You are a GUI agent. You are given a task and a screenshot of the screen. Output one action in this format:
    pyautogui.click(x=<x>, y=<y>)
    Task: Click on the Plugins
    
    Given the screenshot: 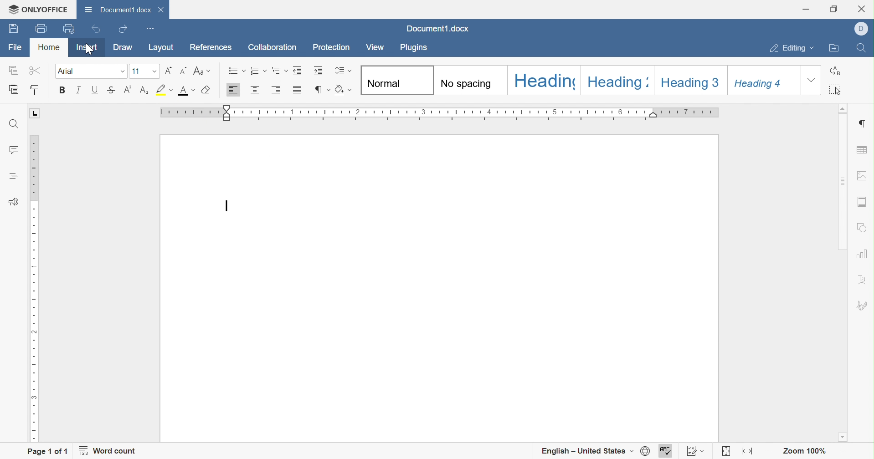 What is the action you would take?
    pyautogui.click(x=416, y=46)
    